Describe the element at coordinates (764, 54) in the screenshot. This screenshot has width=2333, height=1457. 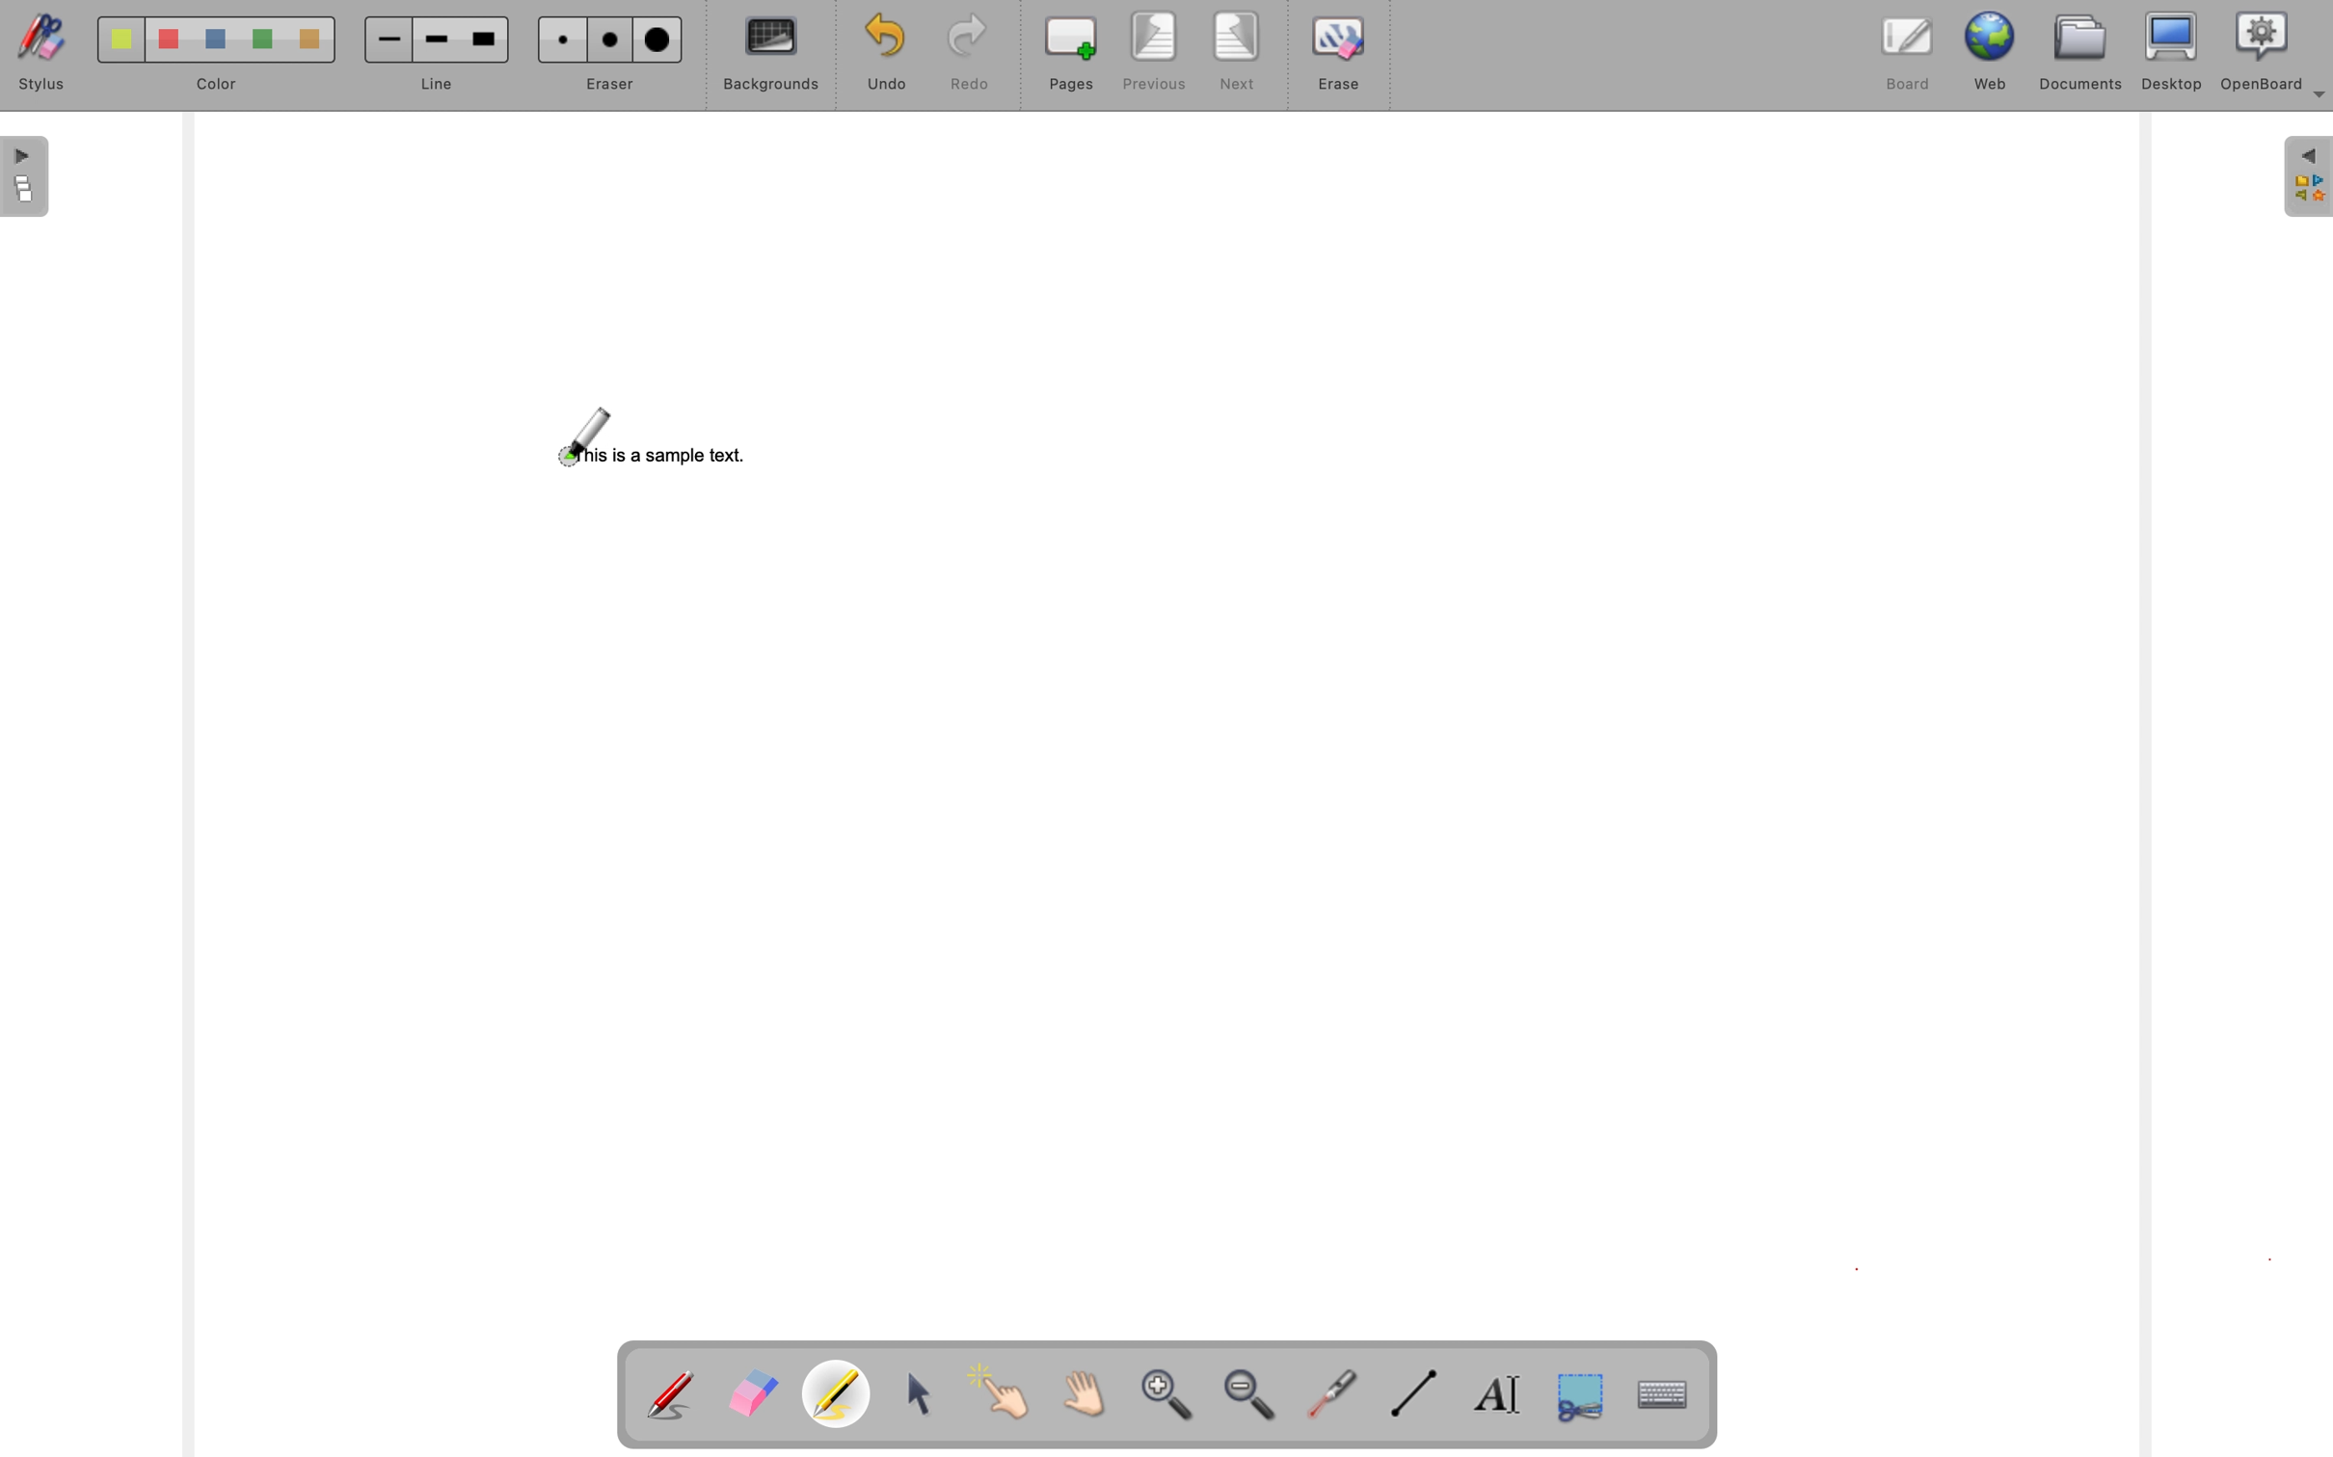
I see `backgrounds` at that location.